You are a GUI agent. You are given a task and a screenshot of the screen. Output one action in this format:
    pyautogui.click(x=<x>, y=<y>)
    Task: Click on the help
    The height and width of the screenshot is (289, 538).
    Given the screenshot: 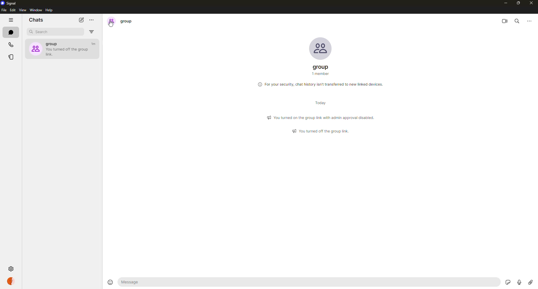 What is the action you would take?
    pyautogui.click(x=49, y=10)
    